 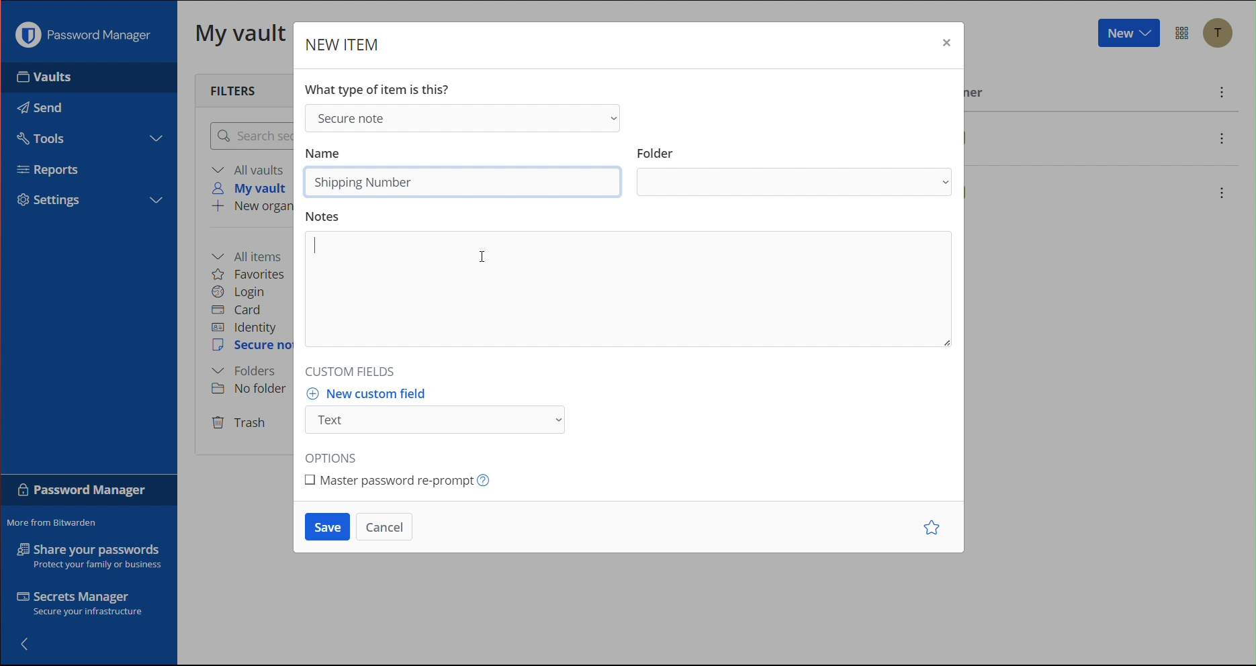 What do you see at coordinates (388, 525) in the screenshot?
I see `Cancel` at bounding box center [388, 525].